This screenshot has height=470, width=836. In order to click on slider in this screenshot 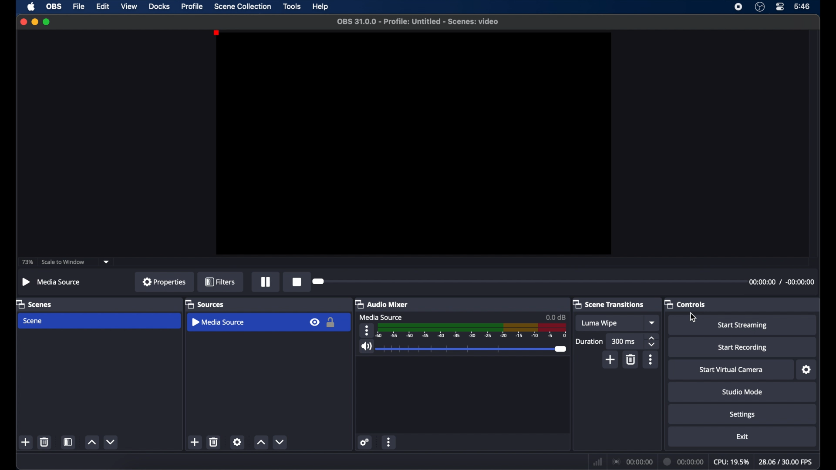, I will do `click(320, 282)`.